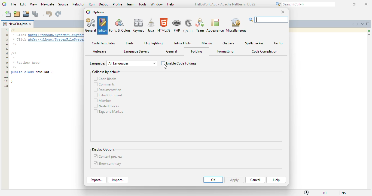 The height and width of the screenshot is (196, 372). Describe the element at coordinates (236, 25) in the screenshot. I see `miscellaneous` at that location.